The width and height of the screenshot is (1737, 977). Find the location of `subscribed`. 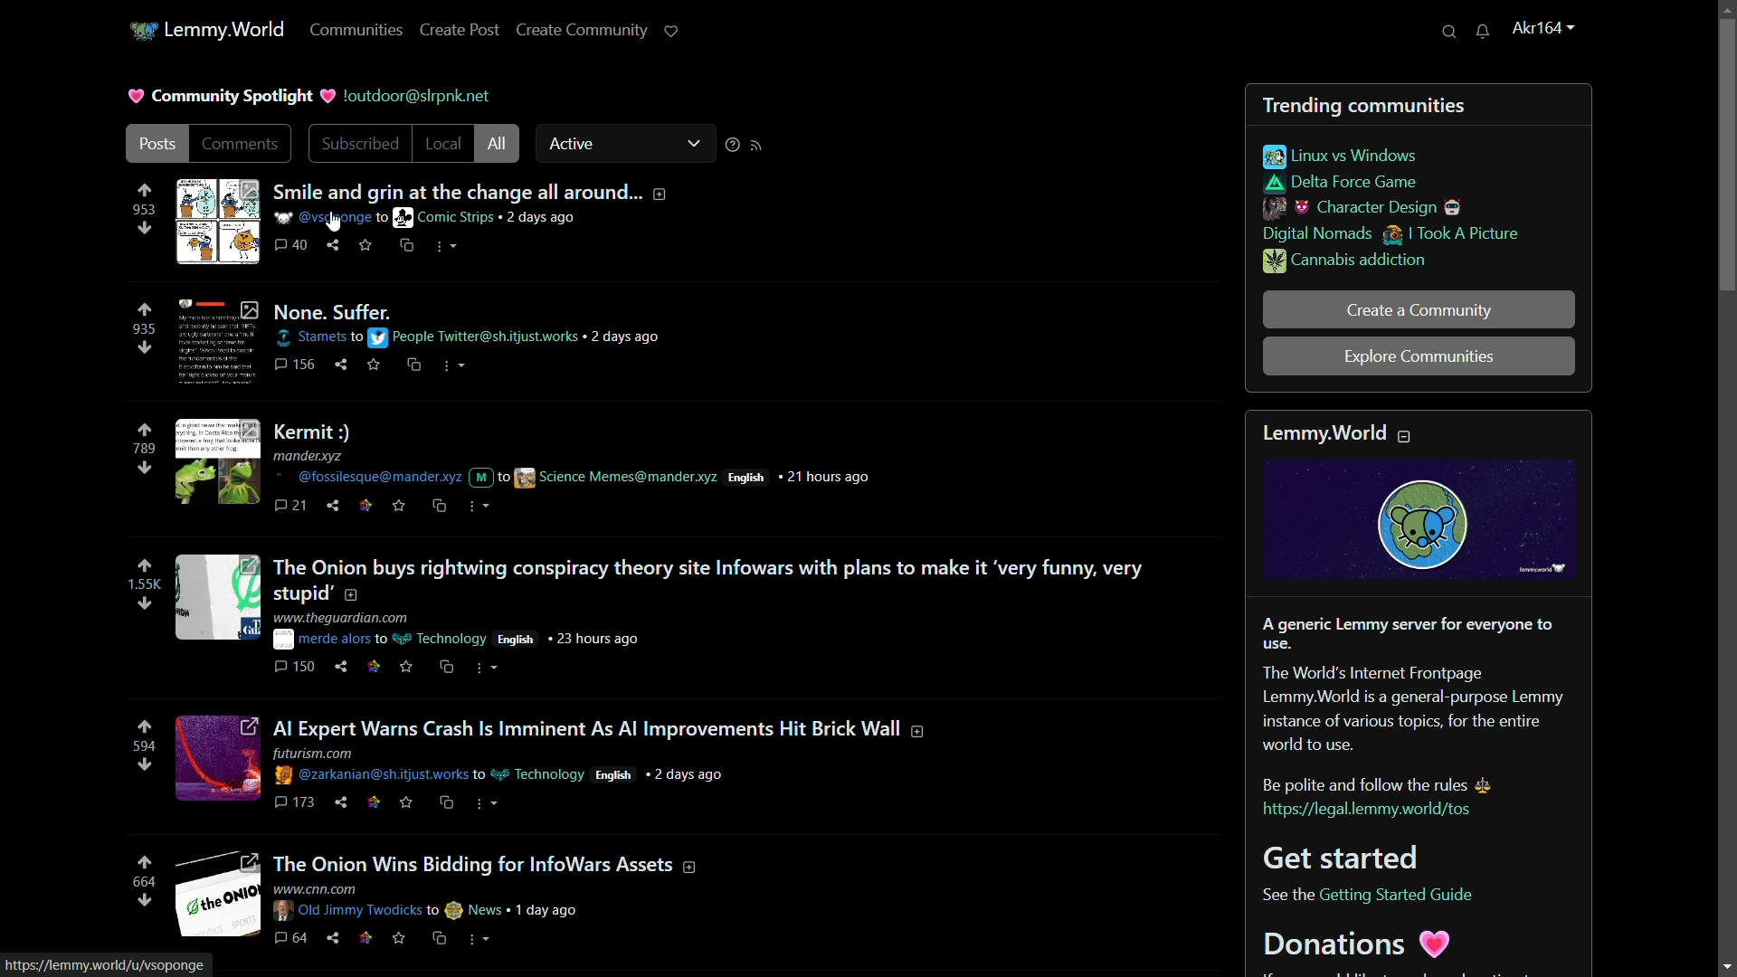

subscribed is located at coordinates (355, 144).